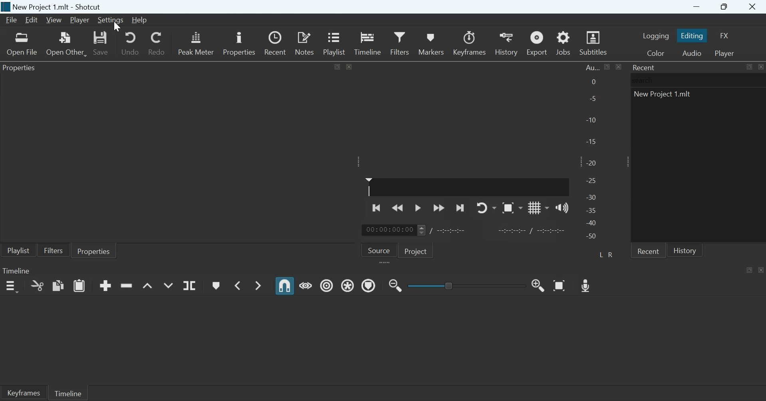 The height and width of the screenshot is (401, 766). Describe the element at coordinates (760, 67) in the screenshot. I see `Close` at that location.